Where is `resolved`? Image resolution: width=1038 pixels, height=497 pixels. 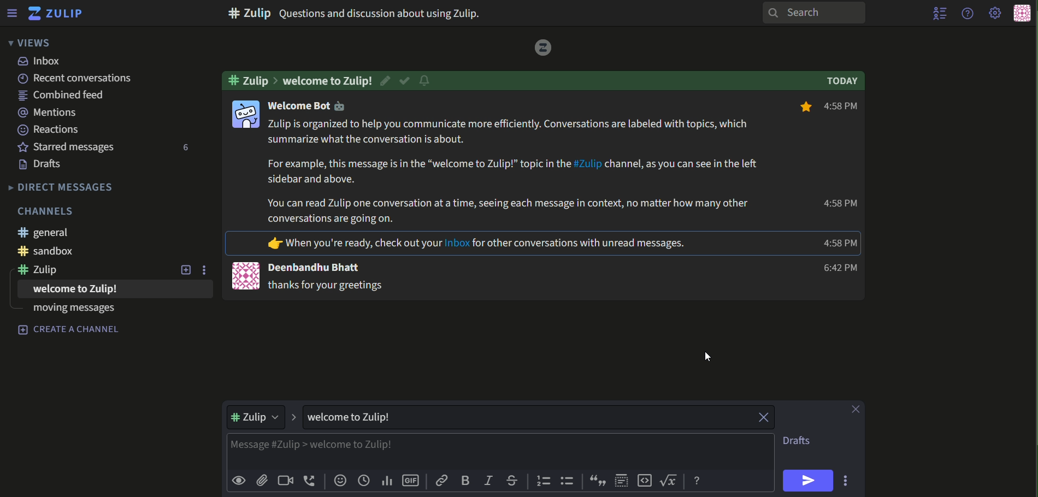
resolved is located at coordinates (405, 81).